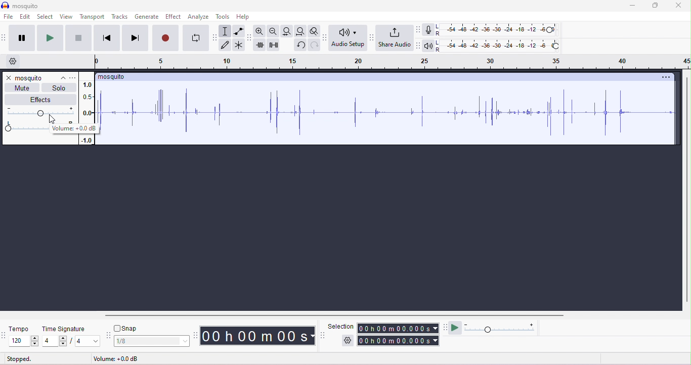 The image size is (691, 365). I want to click on edit tool bar, so click(249, 38).